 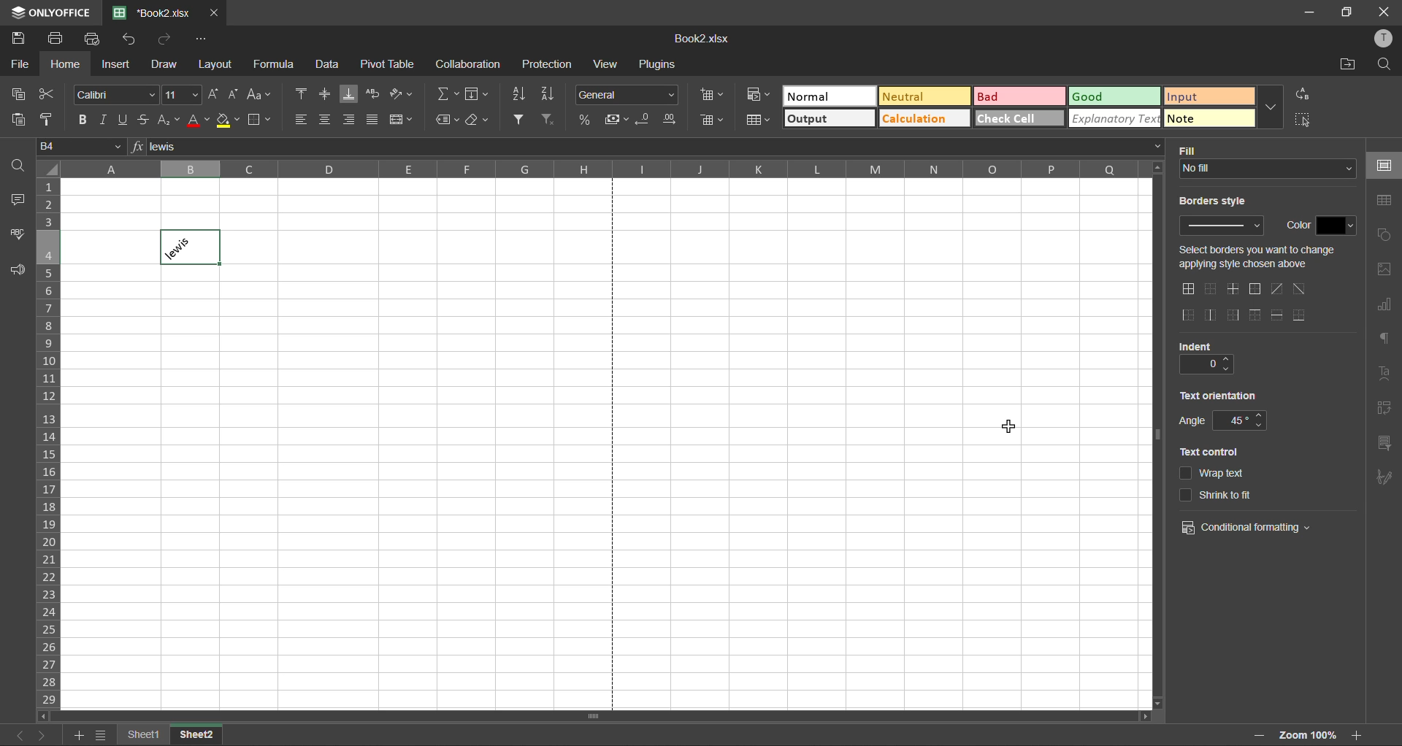 What do you see at coordinates (1141, 718) in the screenshot?
I see `move right` at bounding box center [1141, 718].